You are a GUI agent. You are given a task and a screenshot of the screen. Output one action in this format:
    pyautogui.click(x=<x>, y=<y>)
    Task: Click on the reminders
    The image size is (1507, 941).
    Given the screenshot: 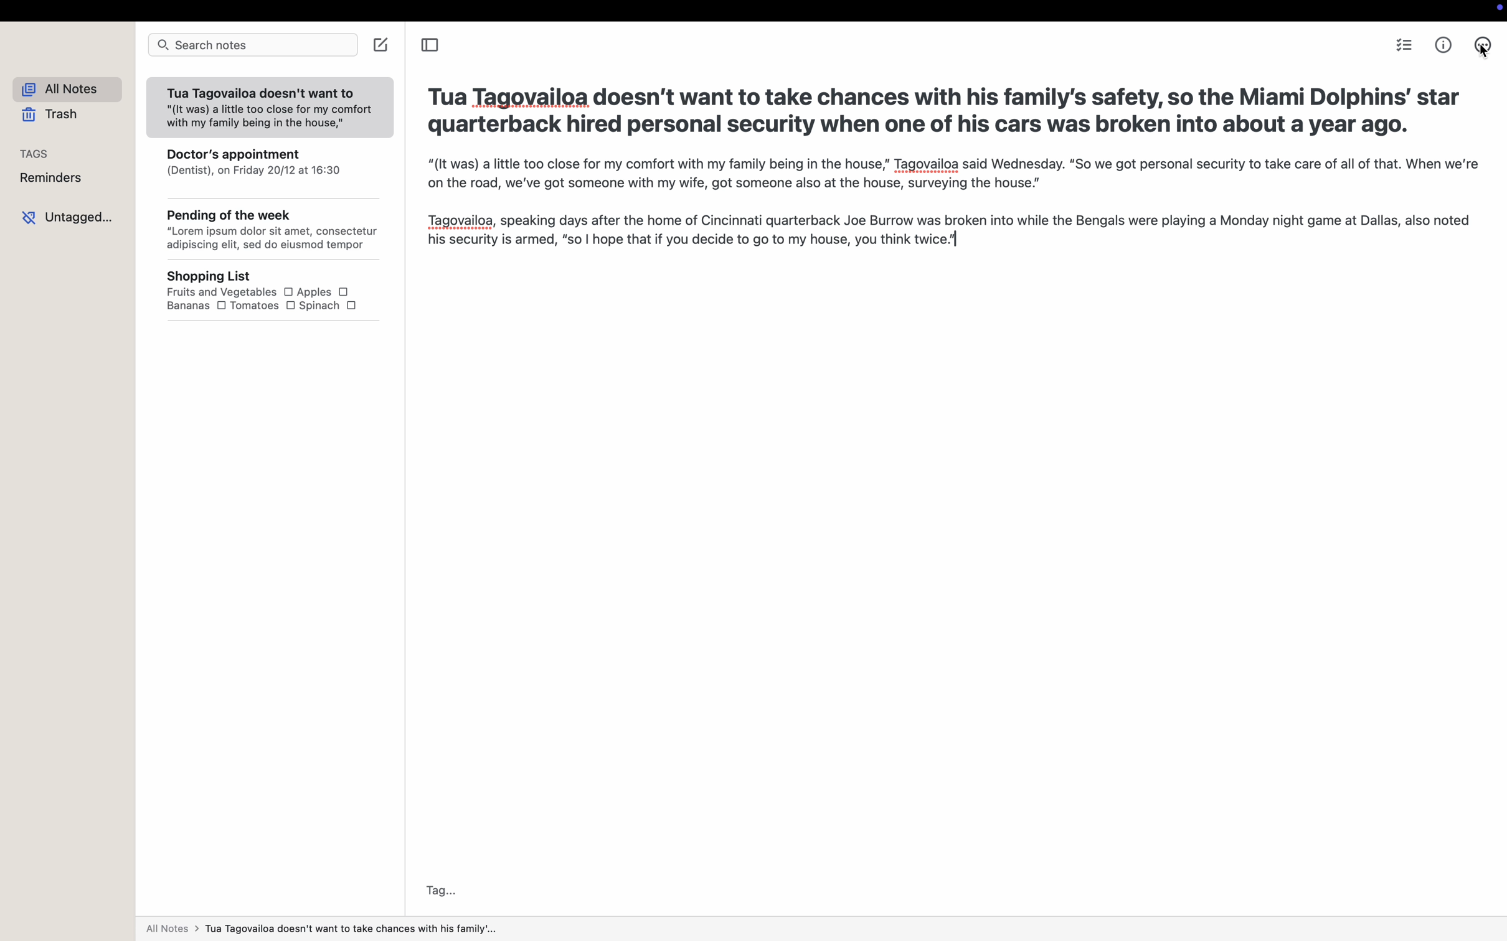 What is the action you would take?
    pyautogui.click(x=55, y=179)
    